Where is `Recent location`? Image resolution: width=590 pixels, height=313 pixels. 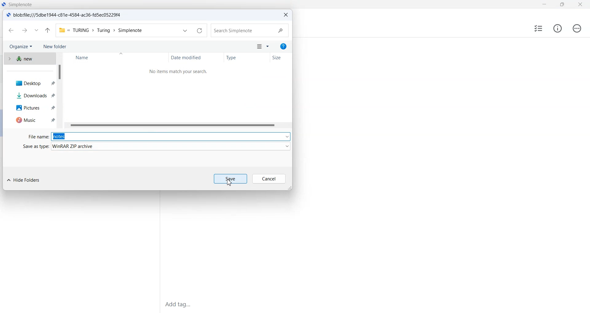
Recent location is located at coordinates (37, 30).